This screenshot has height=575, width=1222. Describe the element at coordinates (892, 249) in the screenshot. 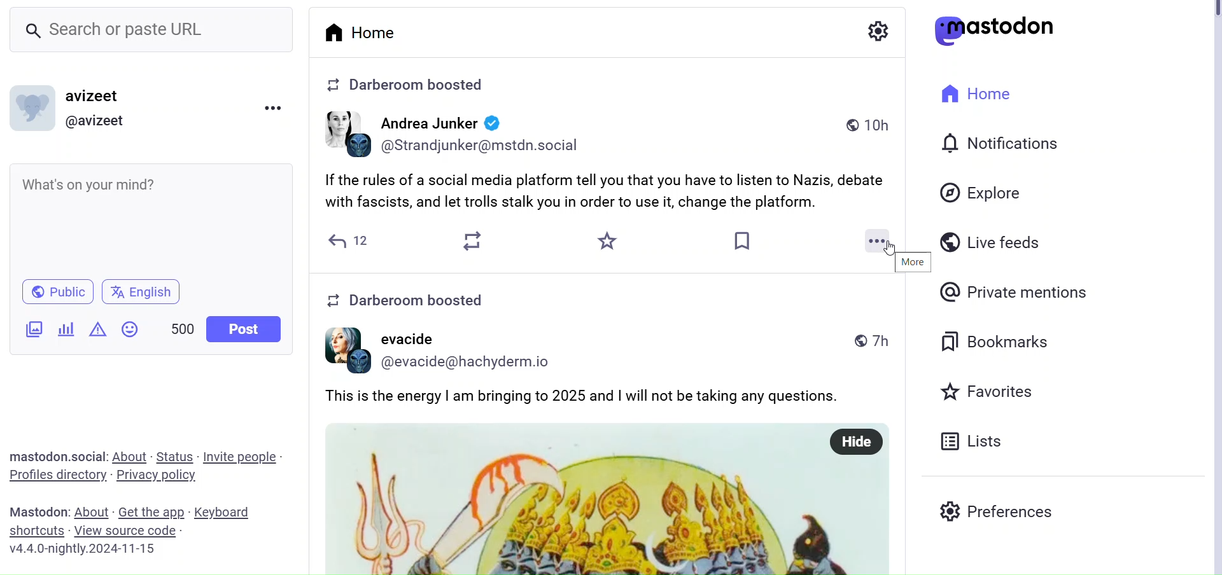

I see `cursor` at that location.